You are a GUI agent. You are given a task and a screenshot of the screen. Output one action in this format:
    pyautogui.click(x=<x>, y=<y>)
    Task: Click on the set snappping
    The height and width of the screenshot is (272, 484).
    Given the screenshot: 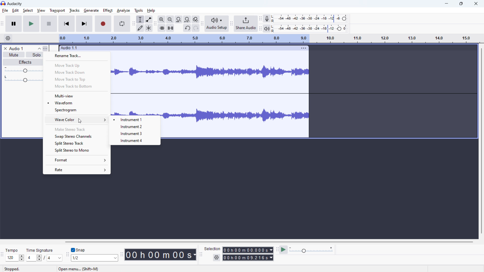 What is the action you would take?
    pyautogui.click(x=95, y=258)
    